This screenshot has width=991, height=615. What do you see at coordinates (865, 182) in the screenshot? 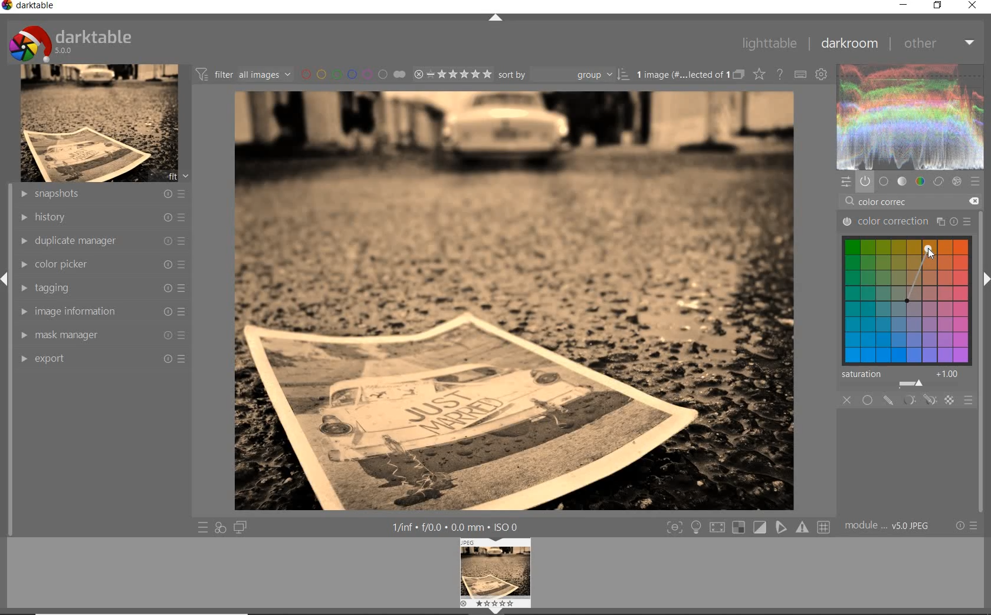
I see `show only active module` at bounding box center [865, 182].